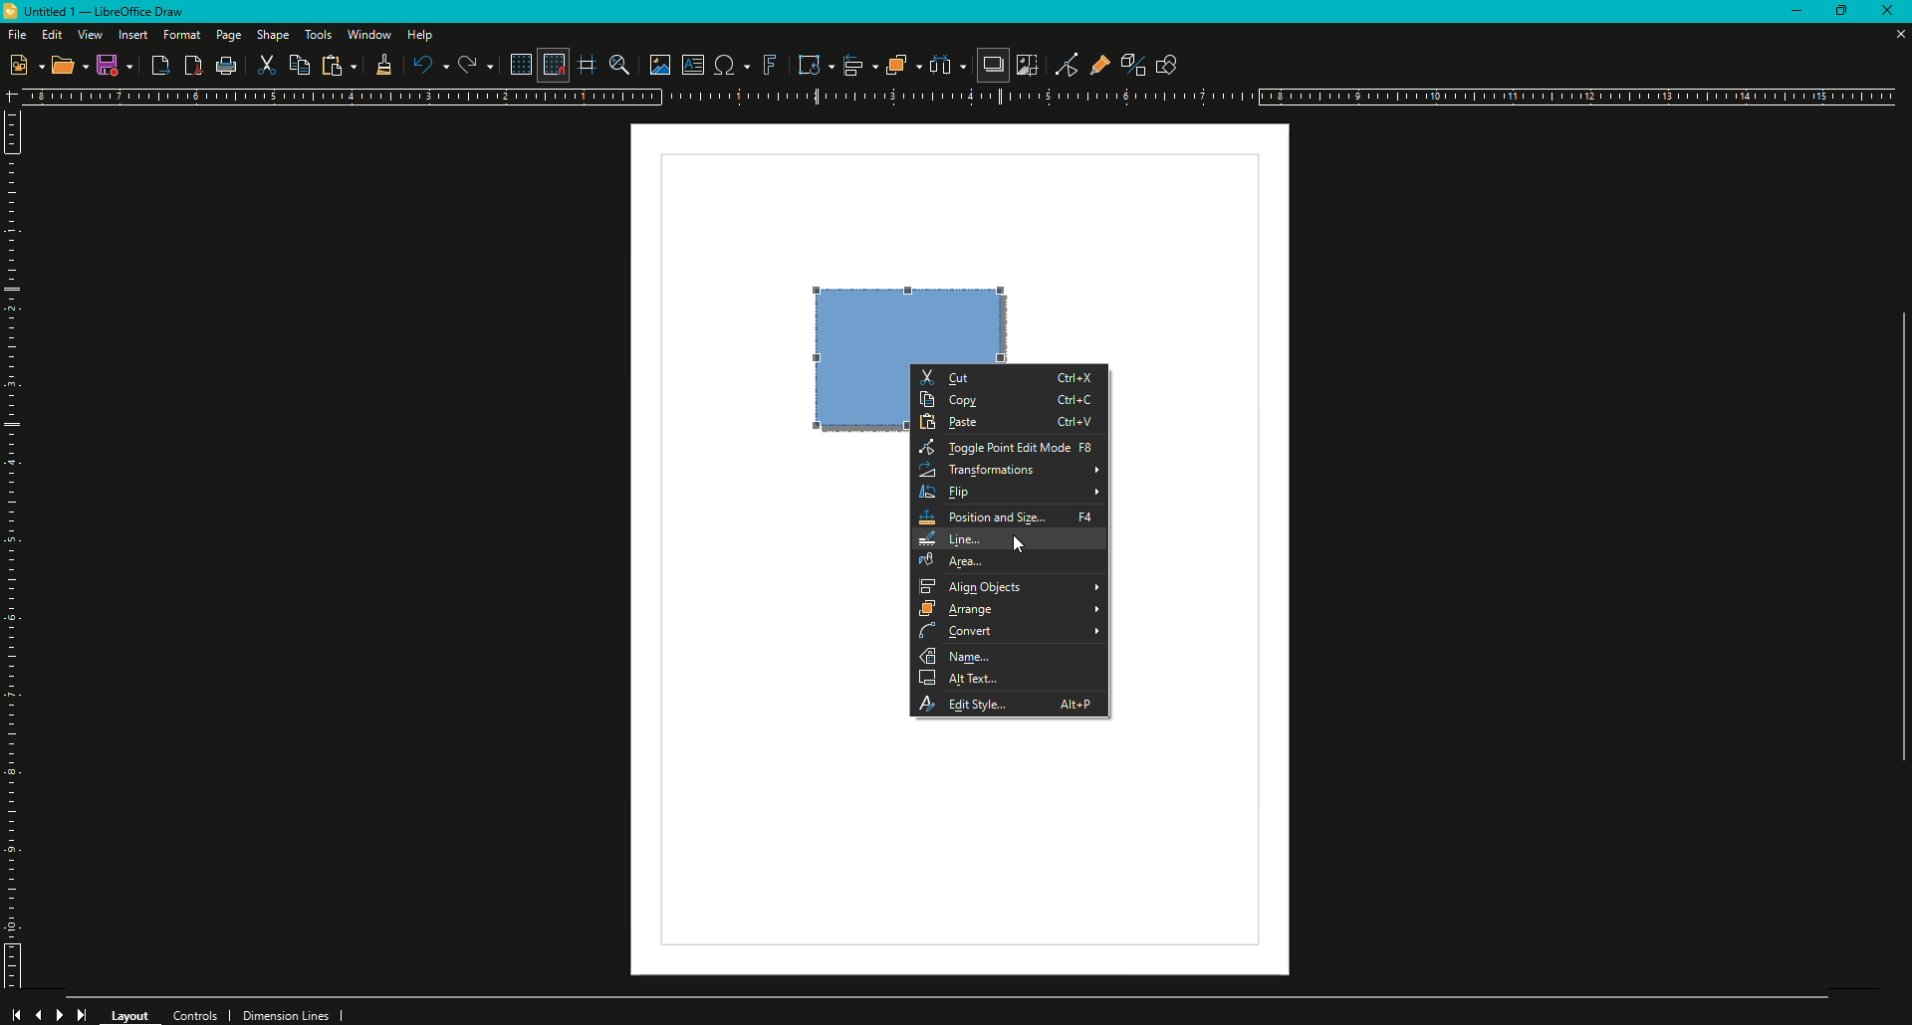  I want to click on Export, so click(159, 67).